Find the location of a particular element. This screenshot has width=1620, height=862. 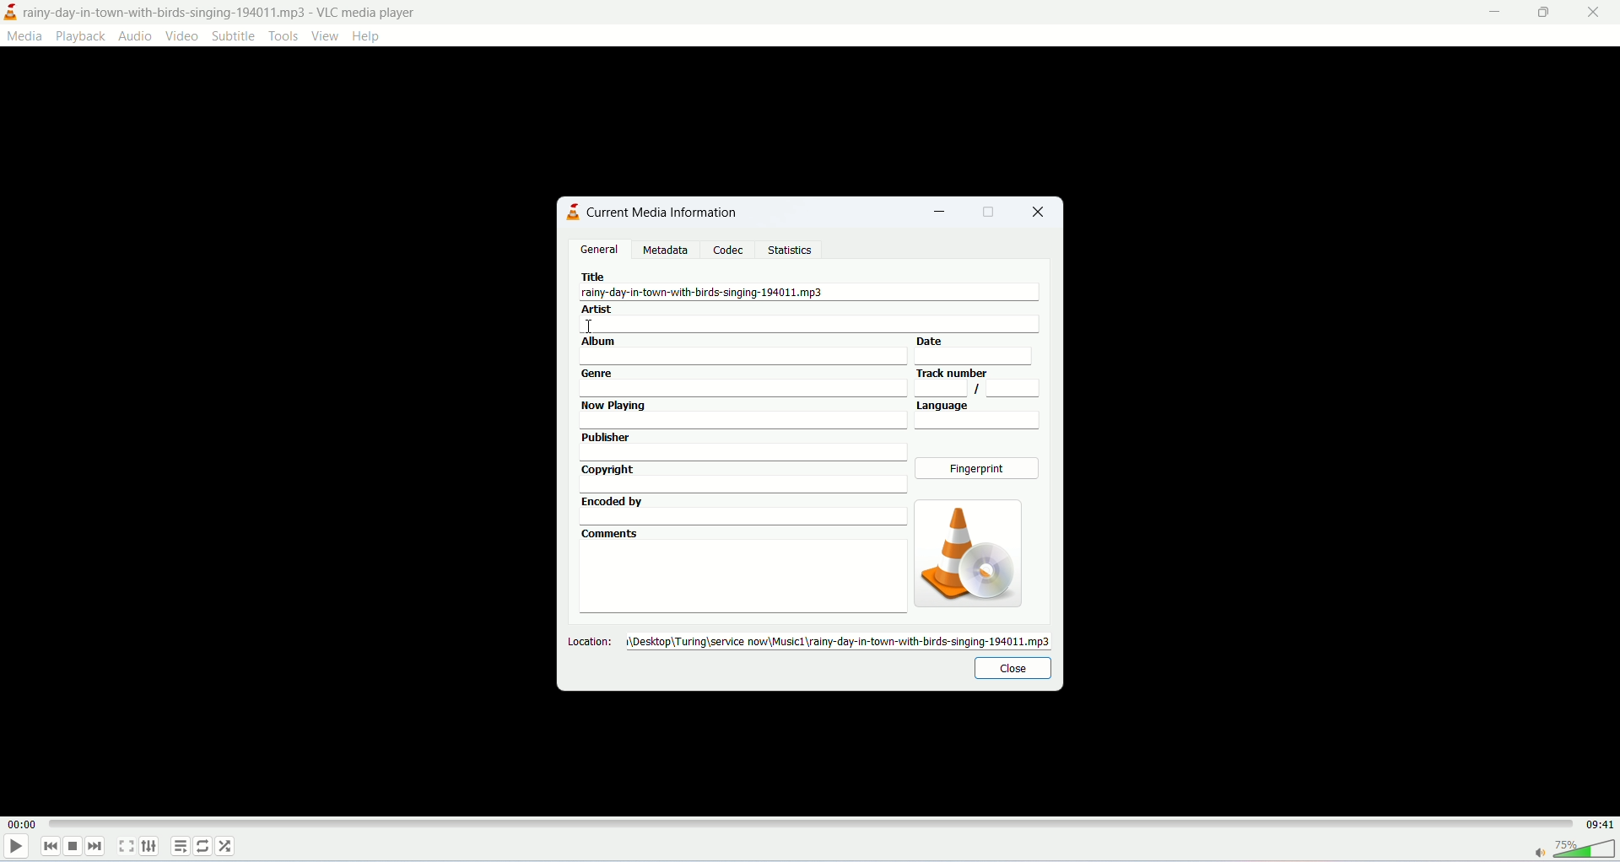

minimize is located at coordinates (1495, 10).